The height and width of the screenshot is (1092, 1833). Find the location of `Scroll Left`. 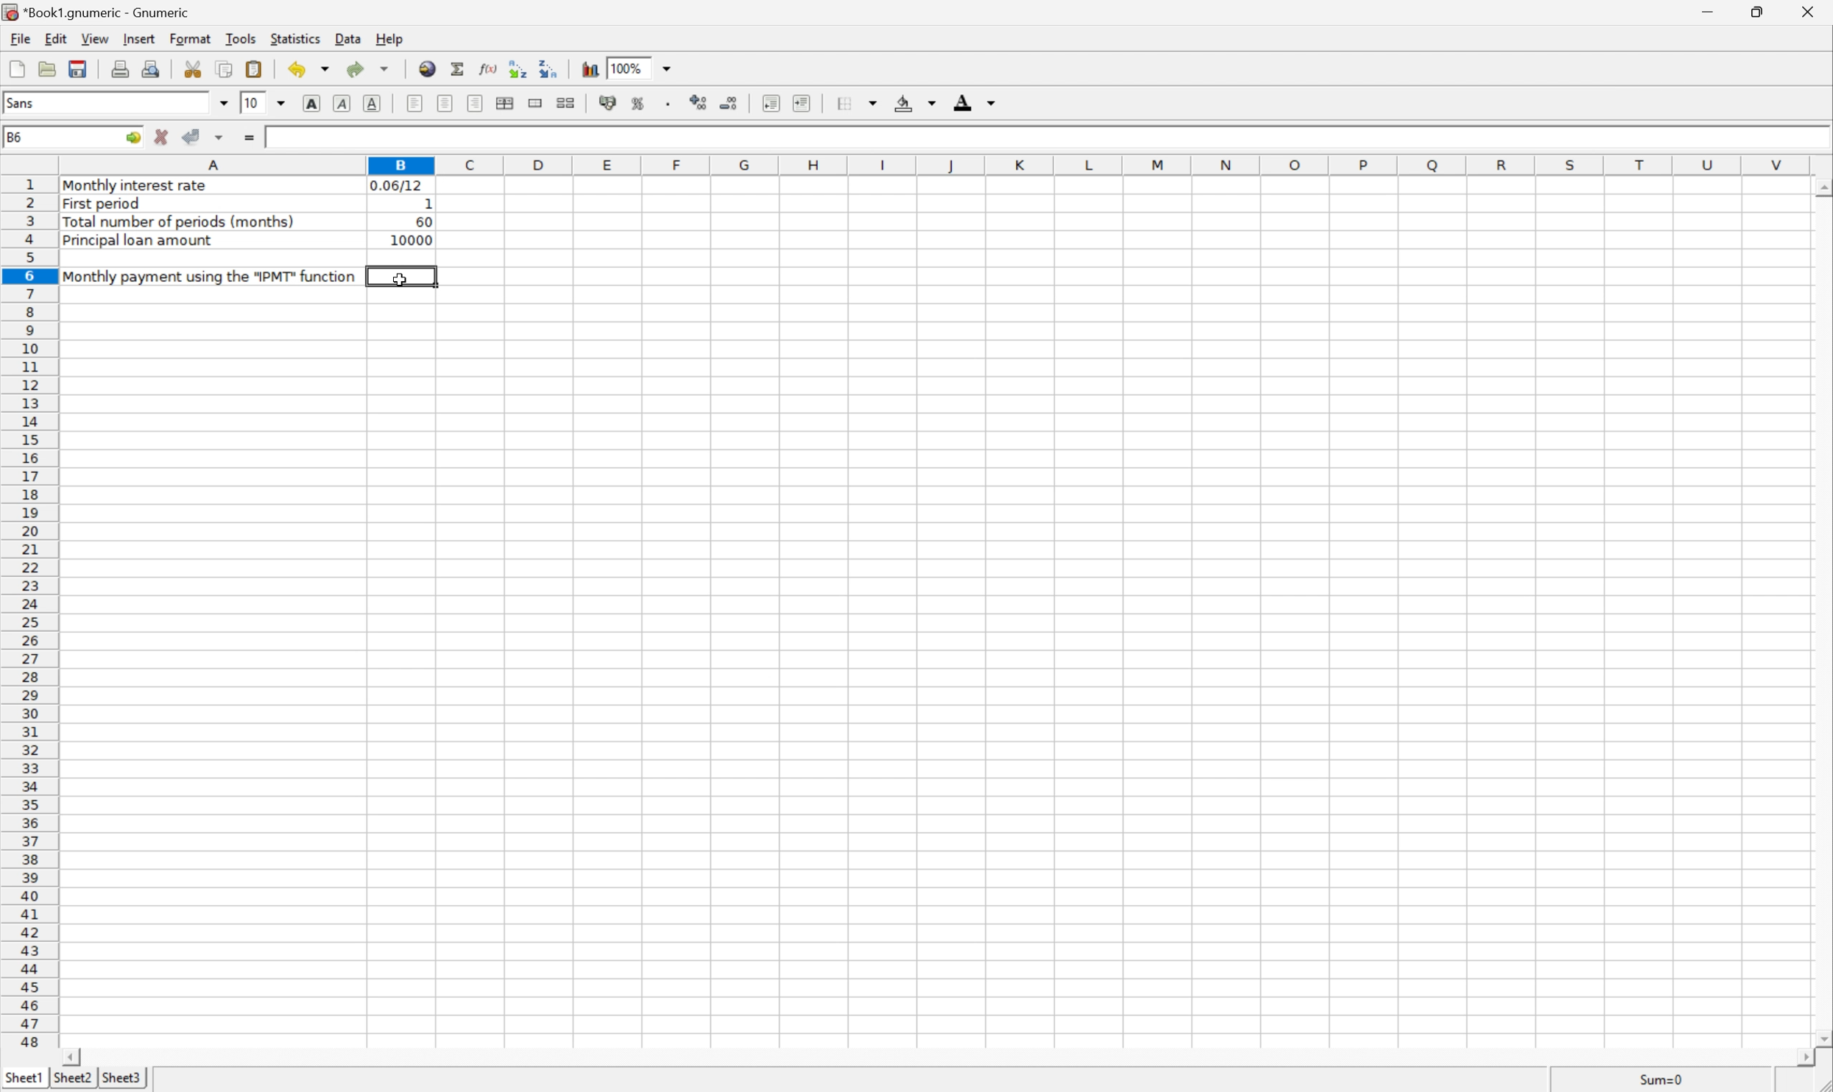

Scroll Left is located at coordinates (74, 1055).